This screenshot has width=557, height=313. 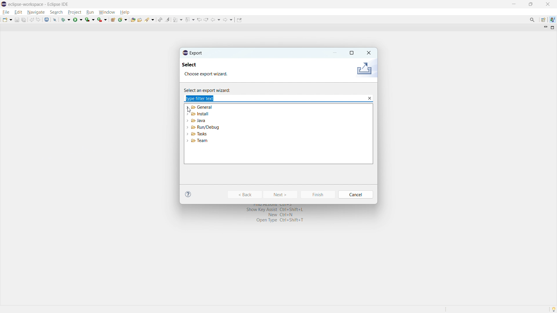 What do you see at coordinates (281, 194) in the screenshot?
I see `next` at bounding box center [281, 194].